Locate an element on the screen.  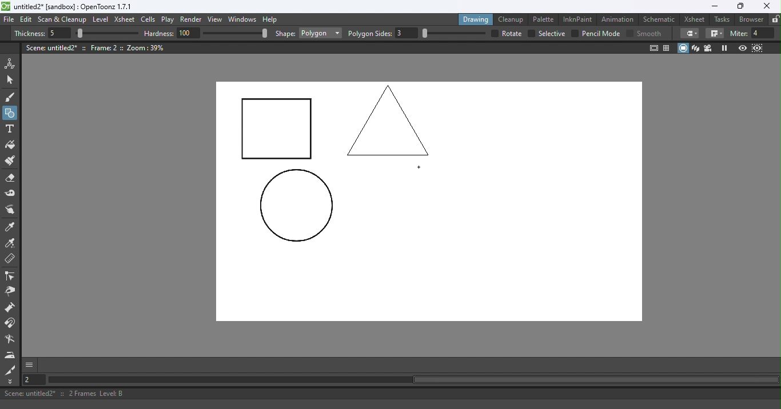
Rectangle  is located at coordinates (320, 33).